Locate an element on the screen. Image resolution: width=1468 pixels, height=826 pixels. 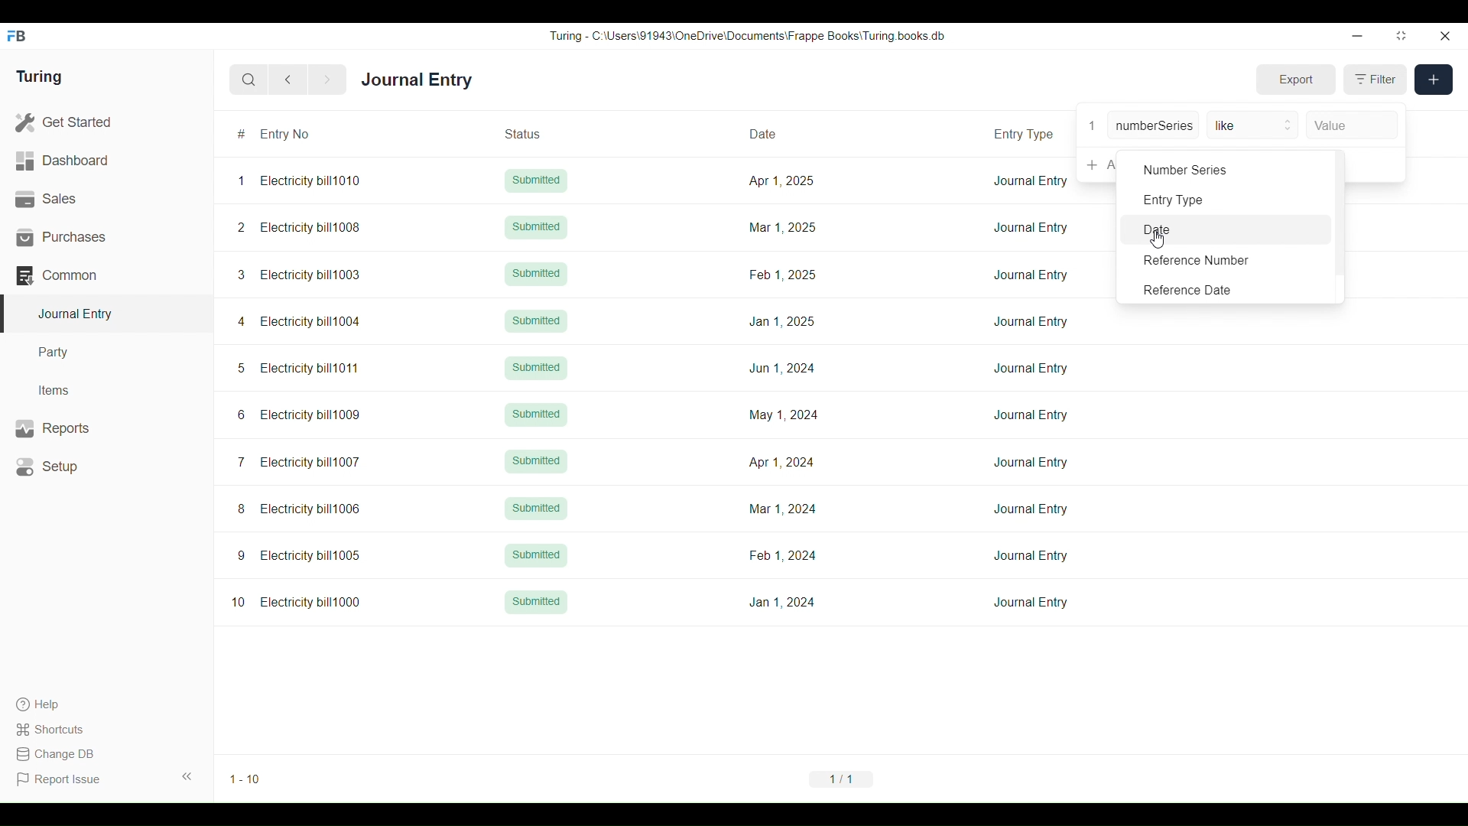
Journal Entry is located at coordinates (1031, 228).